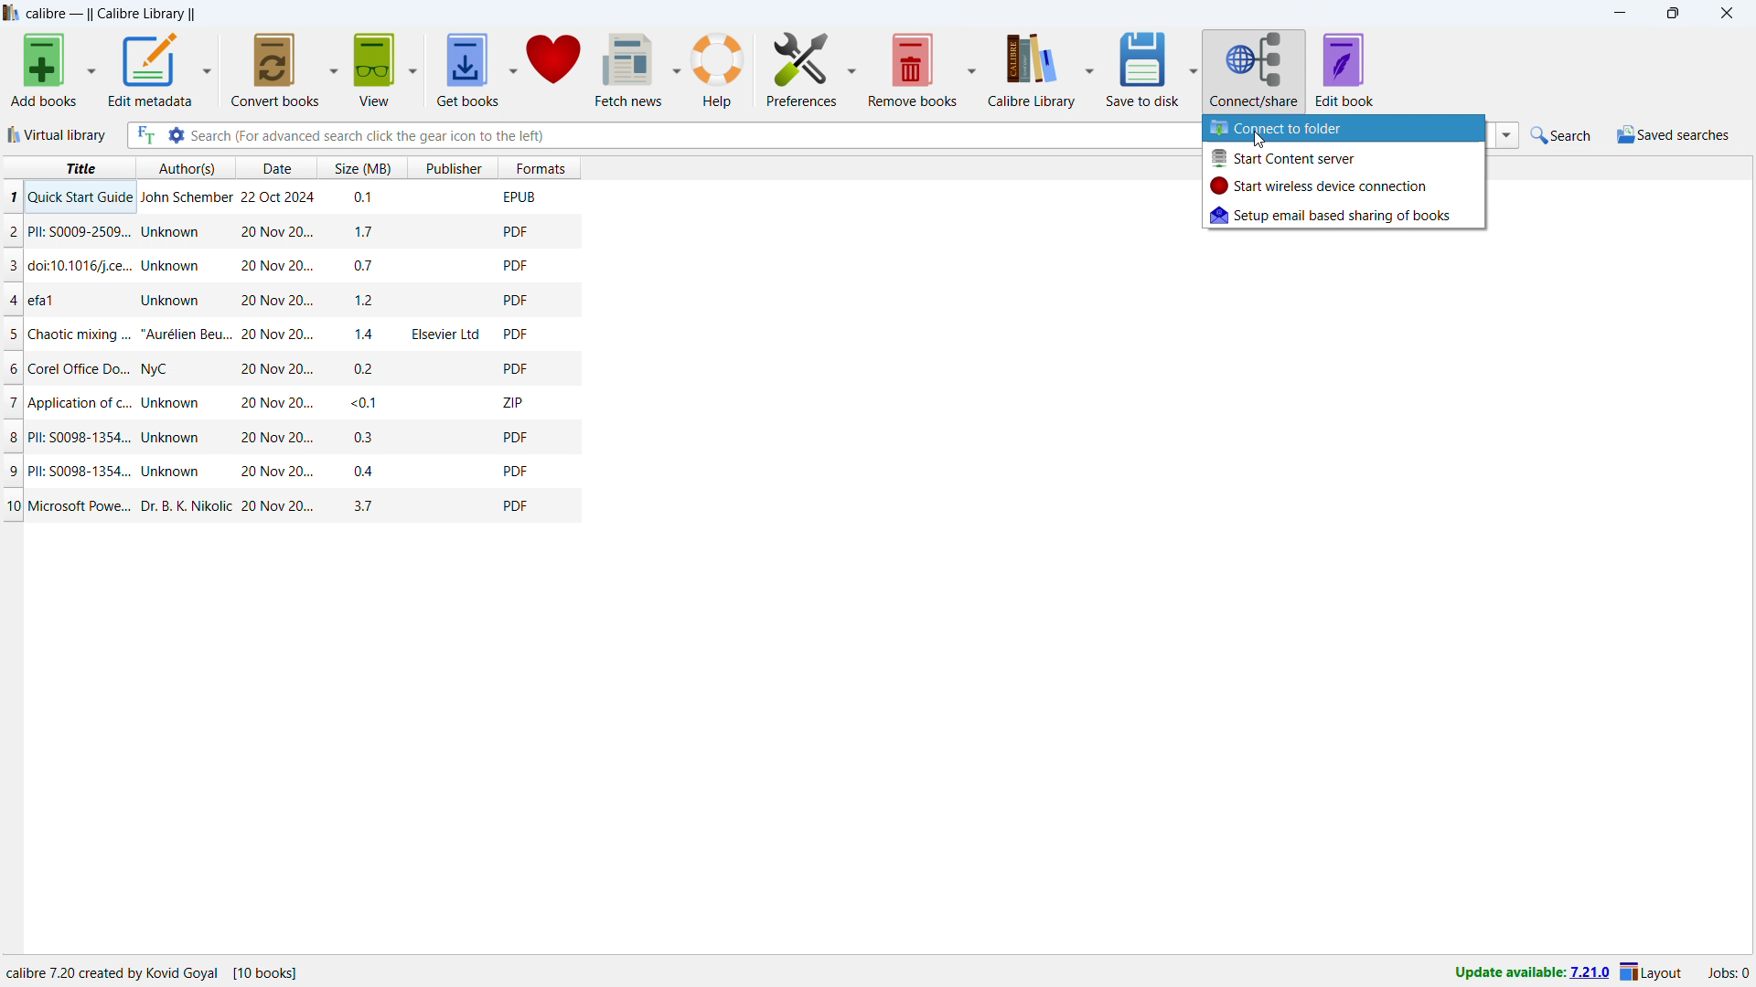 Image resolution: width=1756 pixels, height=987 pixels. What do you see at coordinates (554, 69) in the screenshot?
I see `donate to calibre` at bounding box center [554, 69].